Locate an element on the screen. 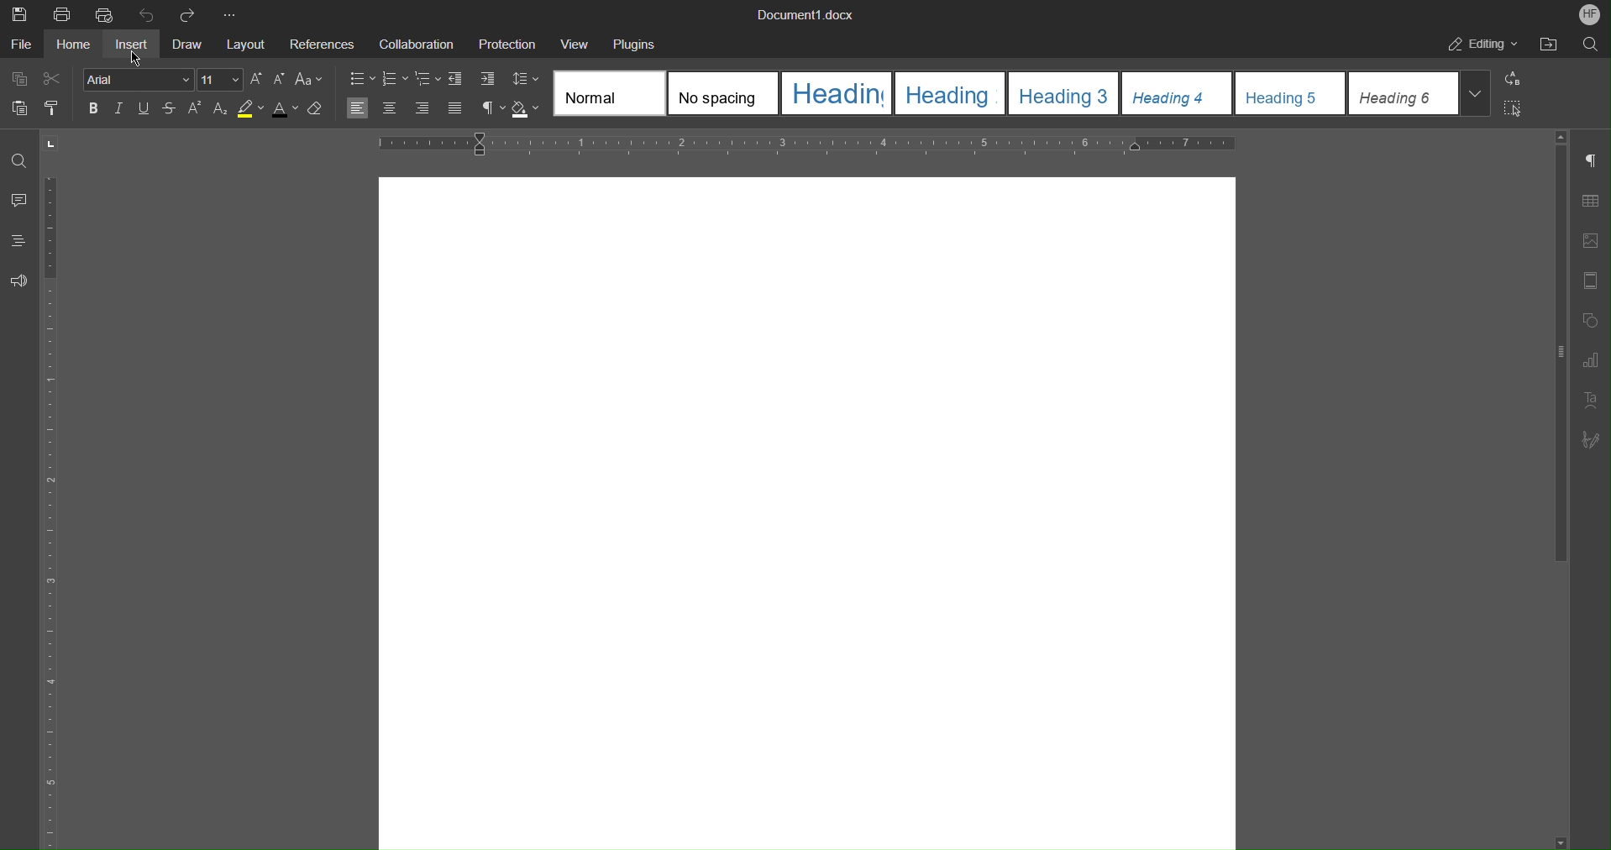 Image resolution: width=1611 pixels, height=850 pixels. Shadow is located at coordinates (528, 109).